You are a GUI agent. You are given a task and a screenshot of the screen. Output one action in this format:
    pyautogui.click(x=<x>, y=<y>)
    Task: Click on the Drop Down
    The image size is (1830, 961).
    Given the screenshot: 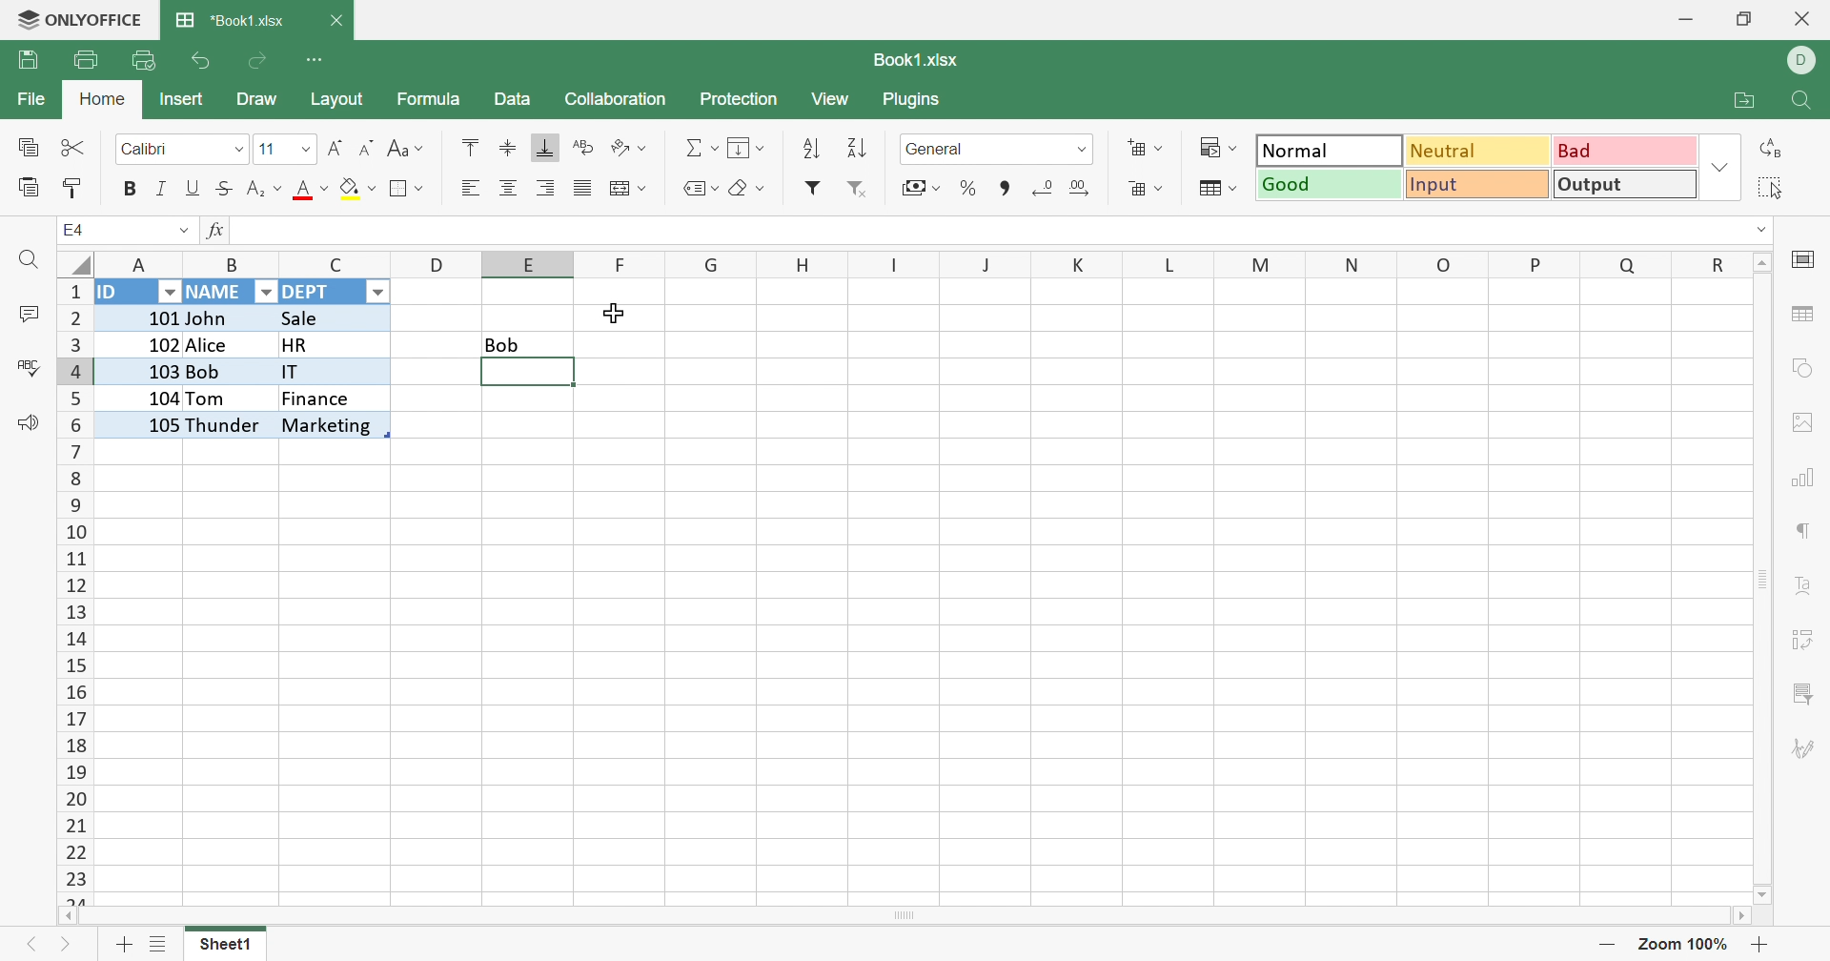 What is the action you would take?
    pyautogui.click(x=181, y=234)
    